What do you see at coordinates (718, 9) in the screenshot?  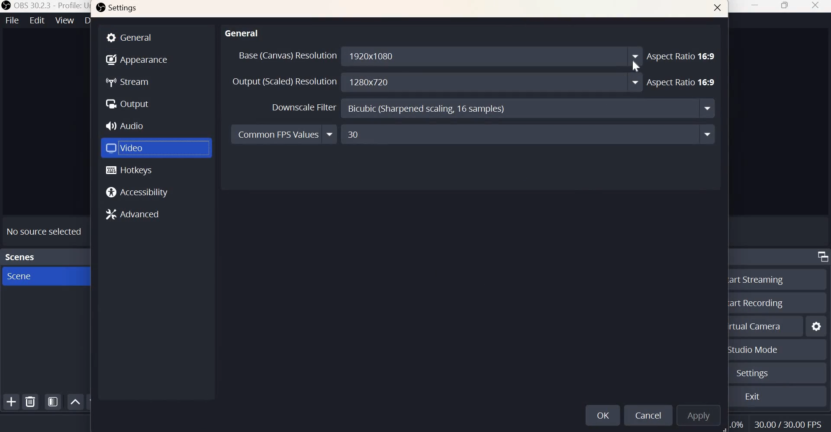 I see `close` at bounding box center [718, 9].